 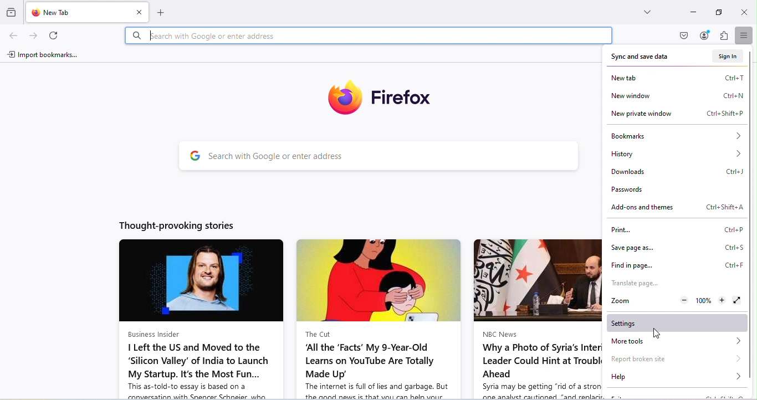 I want to click on Report broken site, so click(x=677, y=359).